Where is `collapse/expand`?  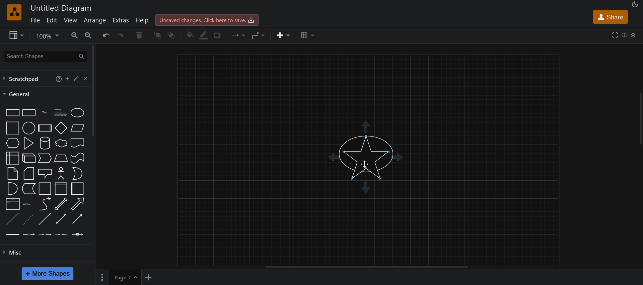 collapse/expand is located at coordinates (635, 34).